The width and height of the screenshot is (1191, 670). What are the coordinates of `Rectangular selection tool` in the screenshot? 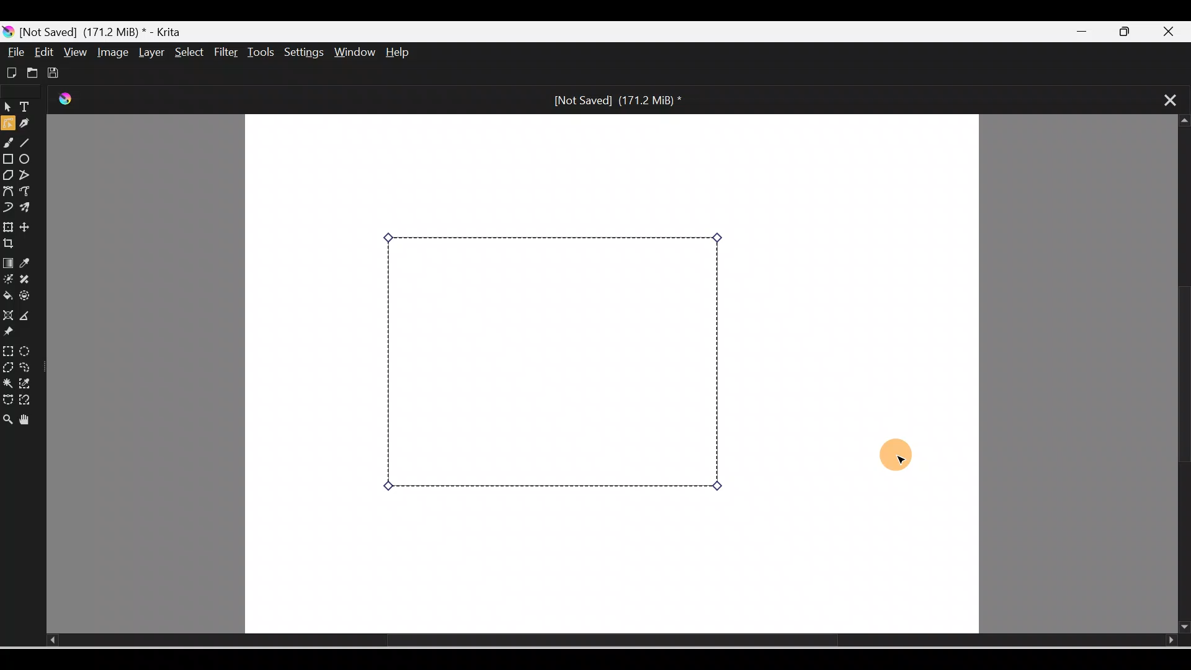 It's located at (7, 349).